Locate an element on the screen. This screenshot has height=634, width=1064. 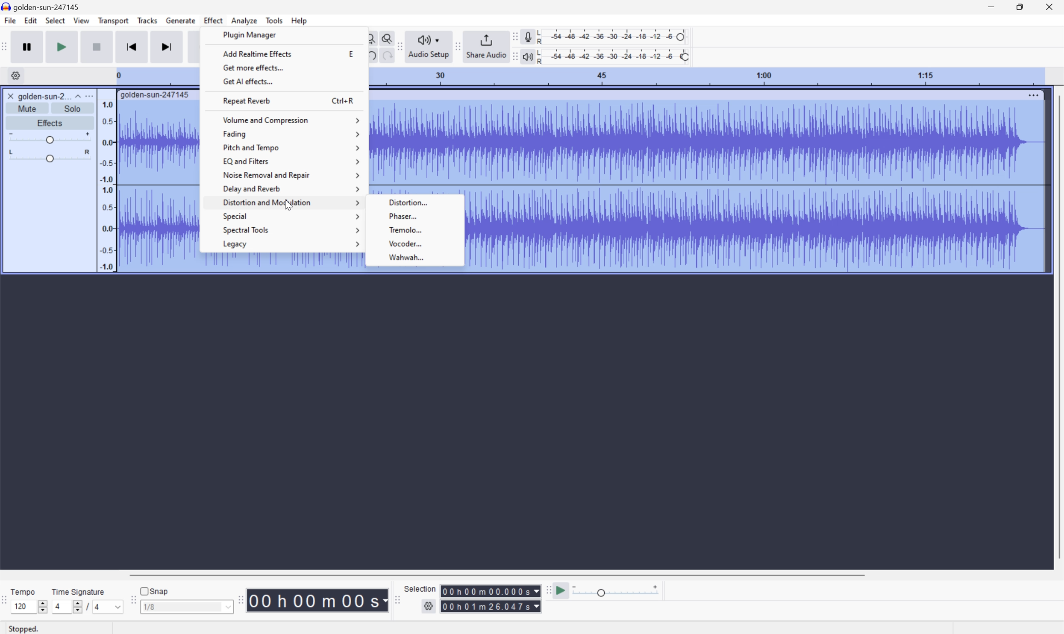
Selection is located at coordinates (419, 588).